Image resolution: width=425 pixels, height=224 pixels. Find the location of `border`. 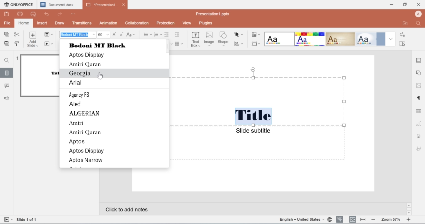

border is located at coordinates (255, 44).